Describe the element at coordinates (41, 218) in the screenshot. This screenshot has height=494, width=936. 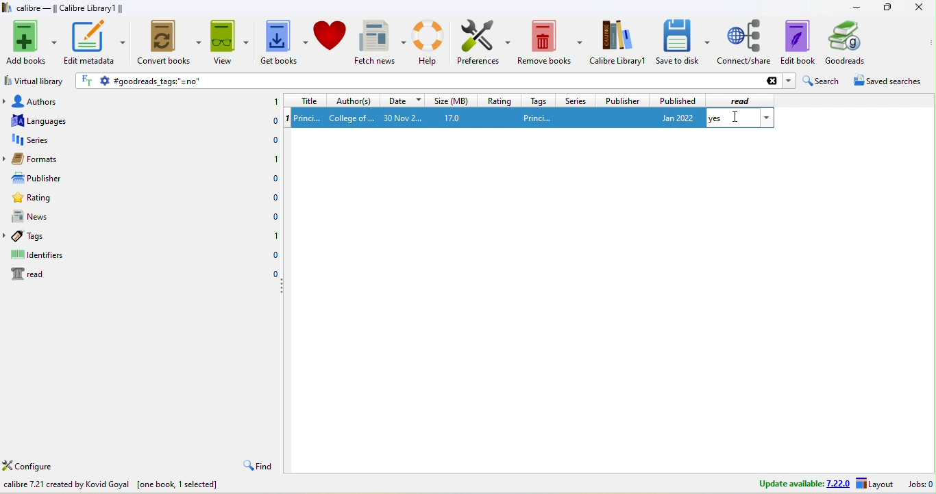
I see `news` at that location.